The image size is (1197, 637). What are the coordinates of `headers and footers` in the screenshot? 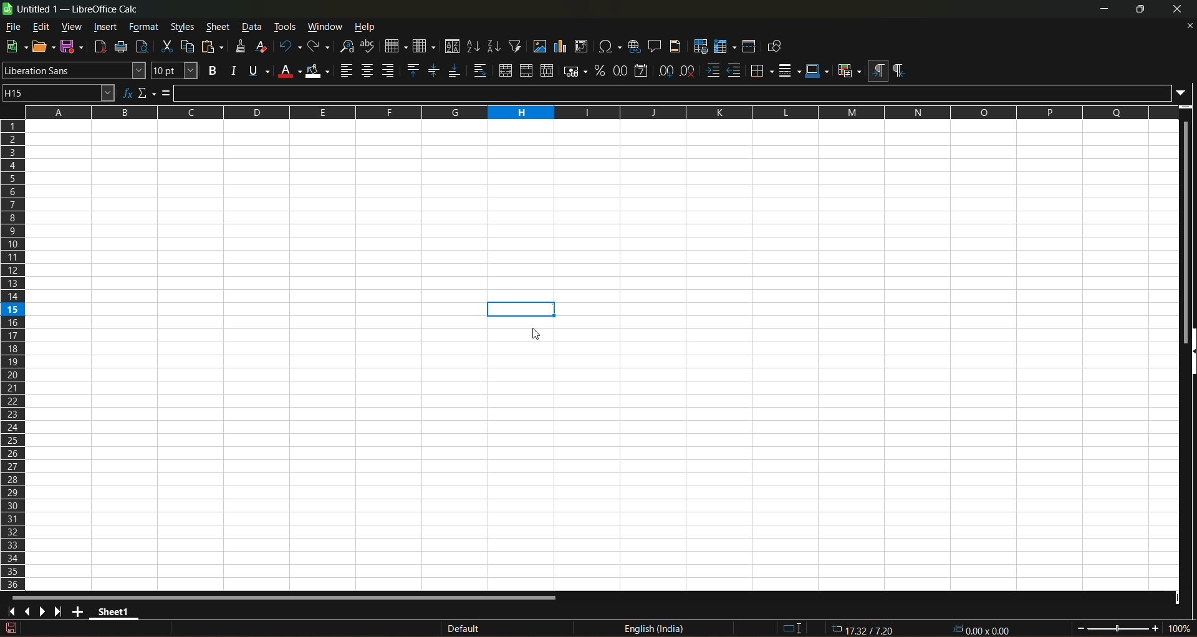 It's located at (676, 47).